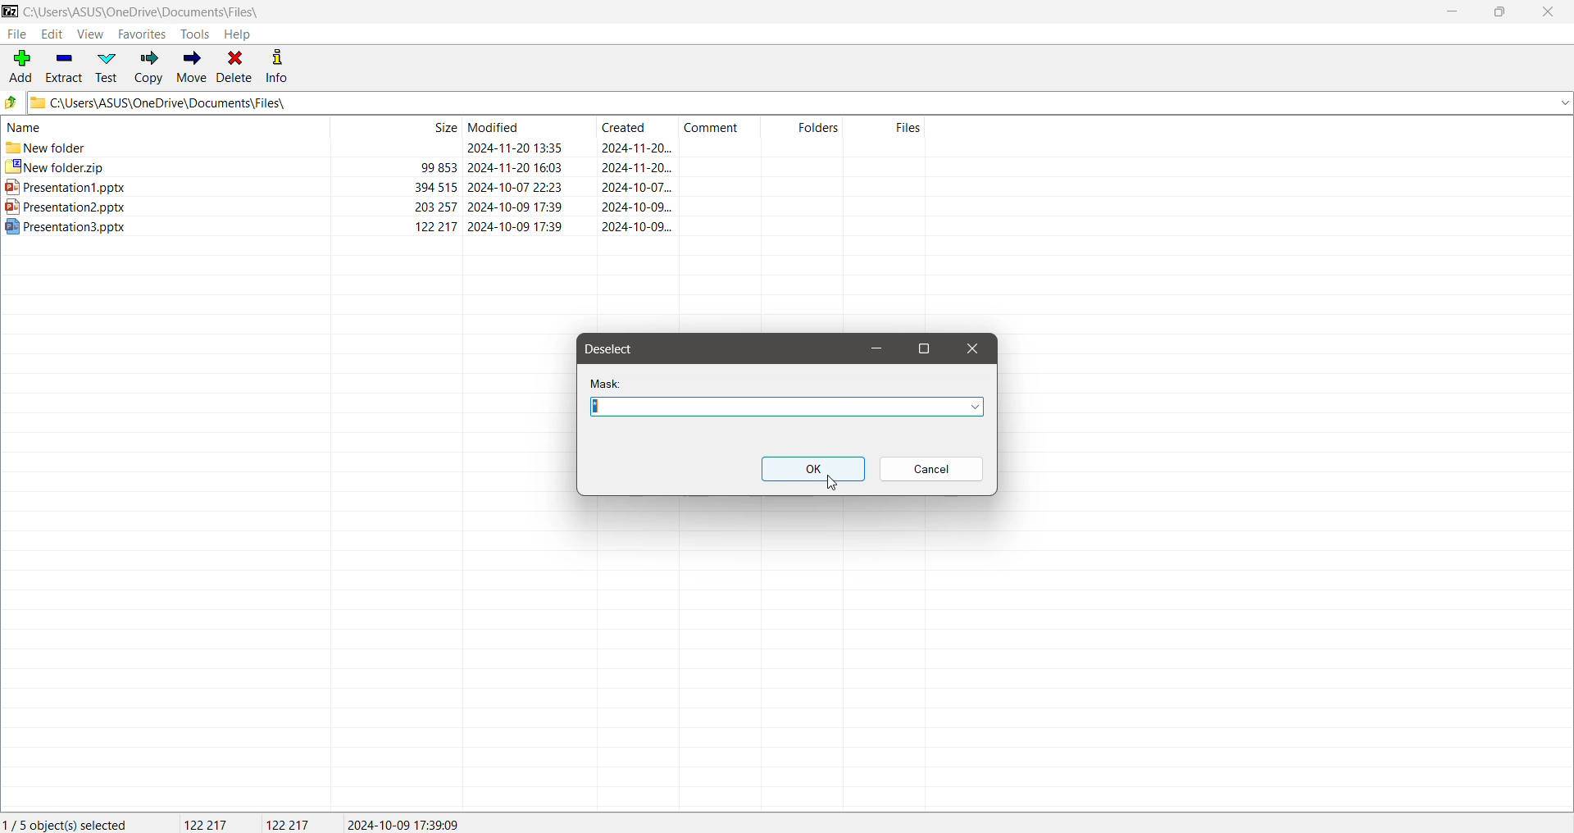  What do you see at coordinates (618, 349) in the screenshot?
I see `Deselect` at bounding box center [618, 349].